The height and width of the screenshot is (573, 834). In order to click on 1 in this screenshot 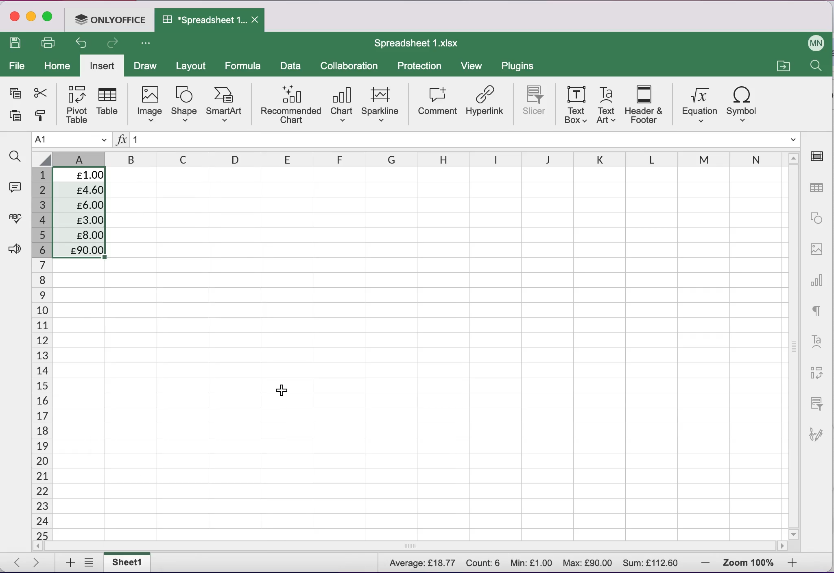, I will do `click(138, 140)`.